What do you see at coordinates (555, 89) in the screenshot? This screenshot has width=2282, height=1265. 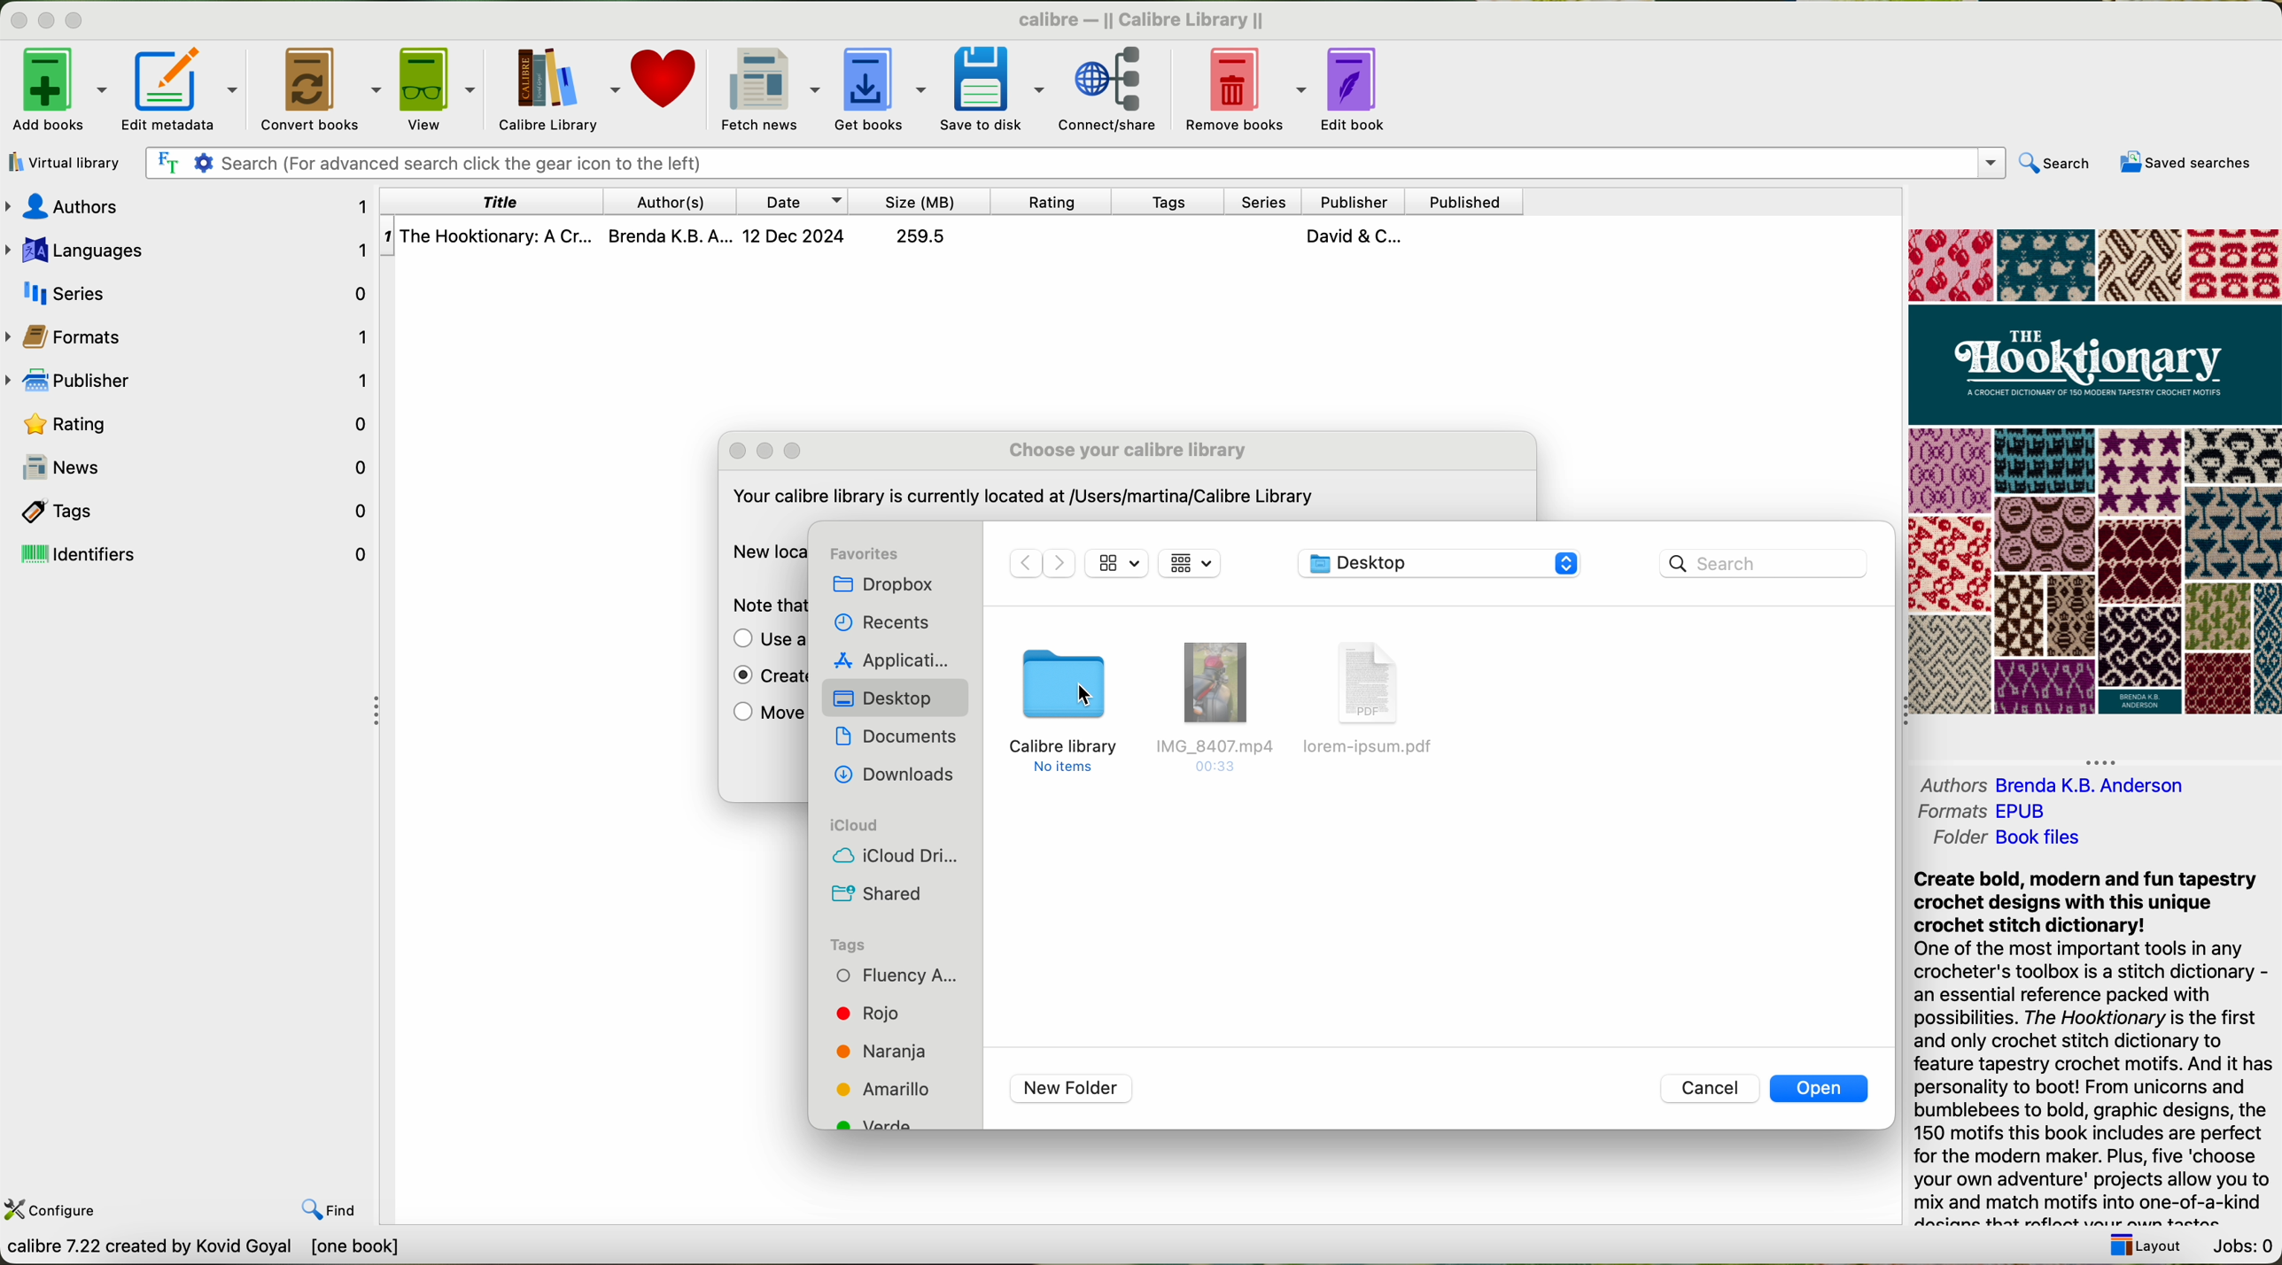 I see `Calibre library` at bounding box center [555, 89].